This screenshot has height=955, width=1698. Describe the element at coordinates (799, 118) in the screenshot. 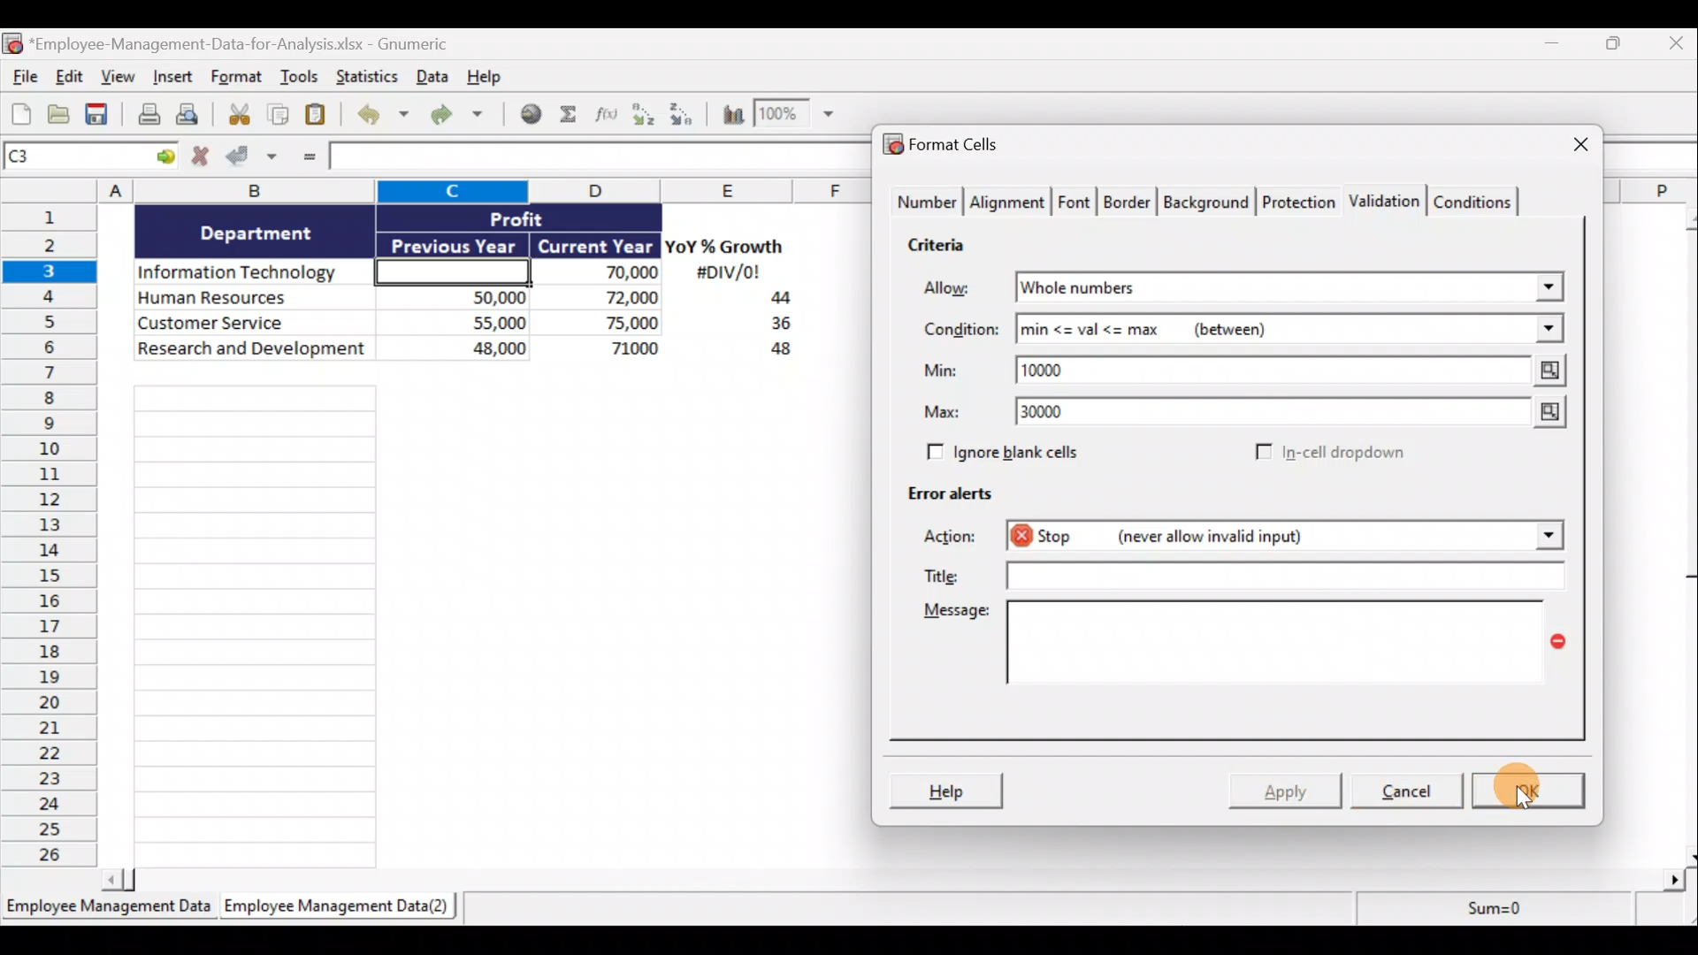

I see `Zoom` at that location.